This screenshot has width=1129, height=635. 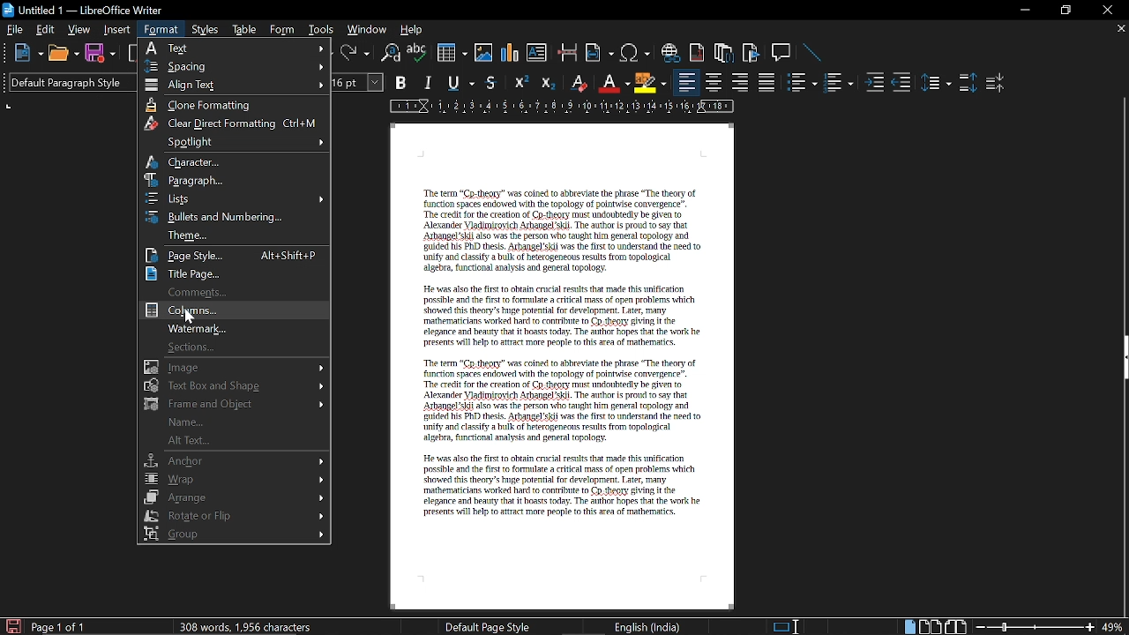 What do you see at coordinates (233, 403) in the screenshot?
I see `Frame an object` at bounding box center [233, 403].